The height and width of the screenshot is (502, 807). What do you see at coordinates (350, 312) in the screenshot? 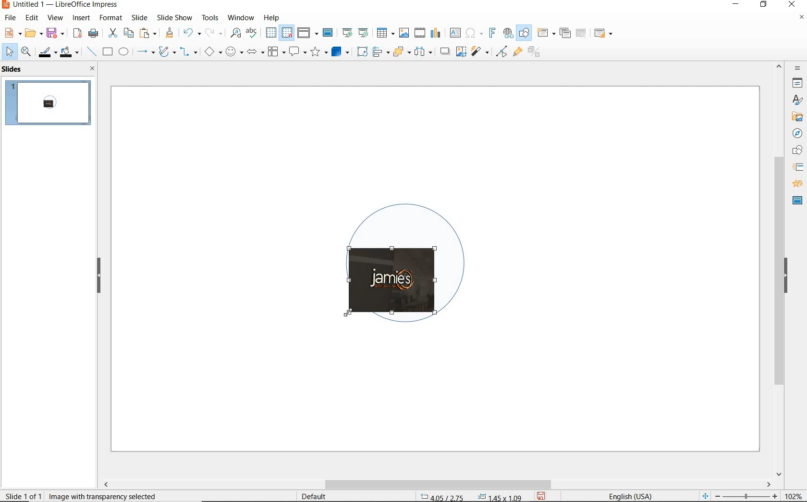
I see `Cursor` at bounding box center [350, 312].